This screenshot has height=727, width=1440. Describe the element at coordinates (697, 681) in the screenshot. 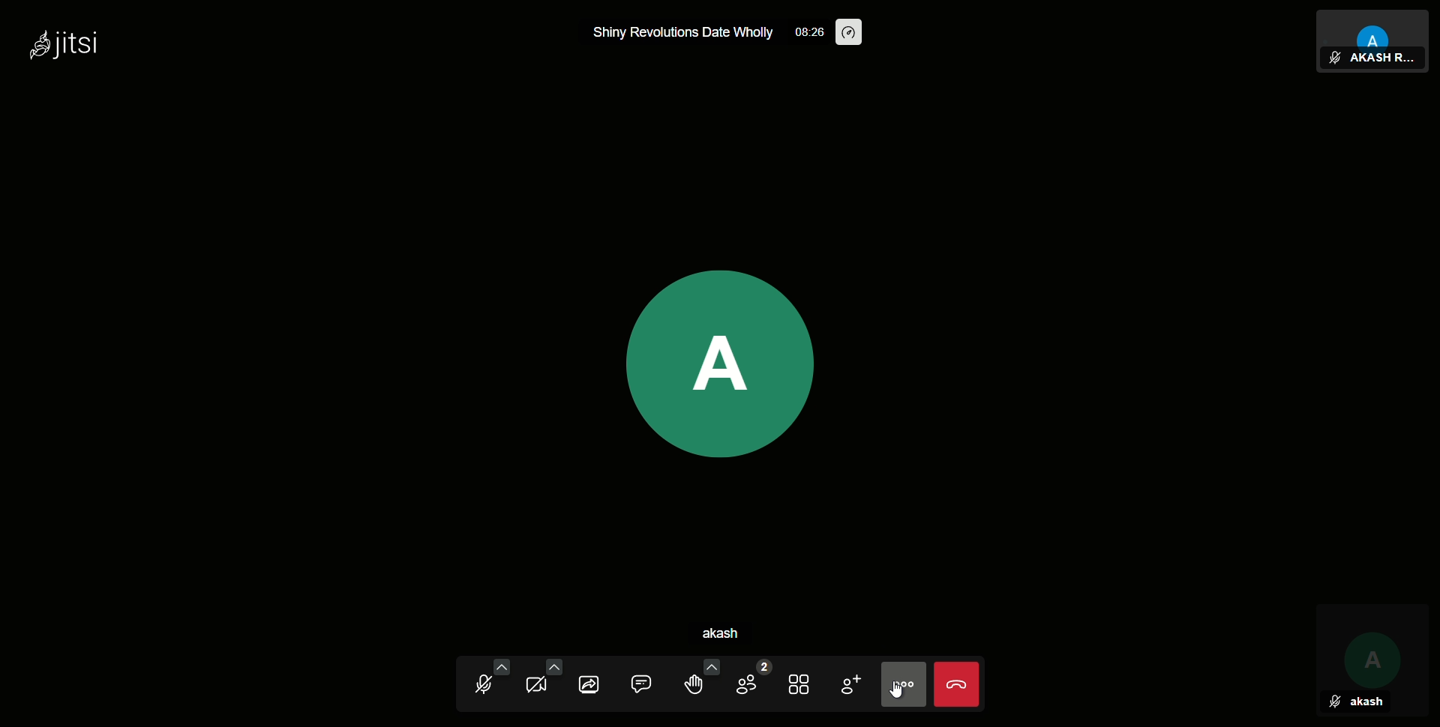

I see `` at that location.